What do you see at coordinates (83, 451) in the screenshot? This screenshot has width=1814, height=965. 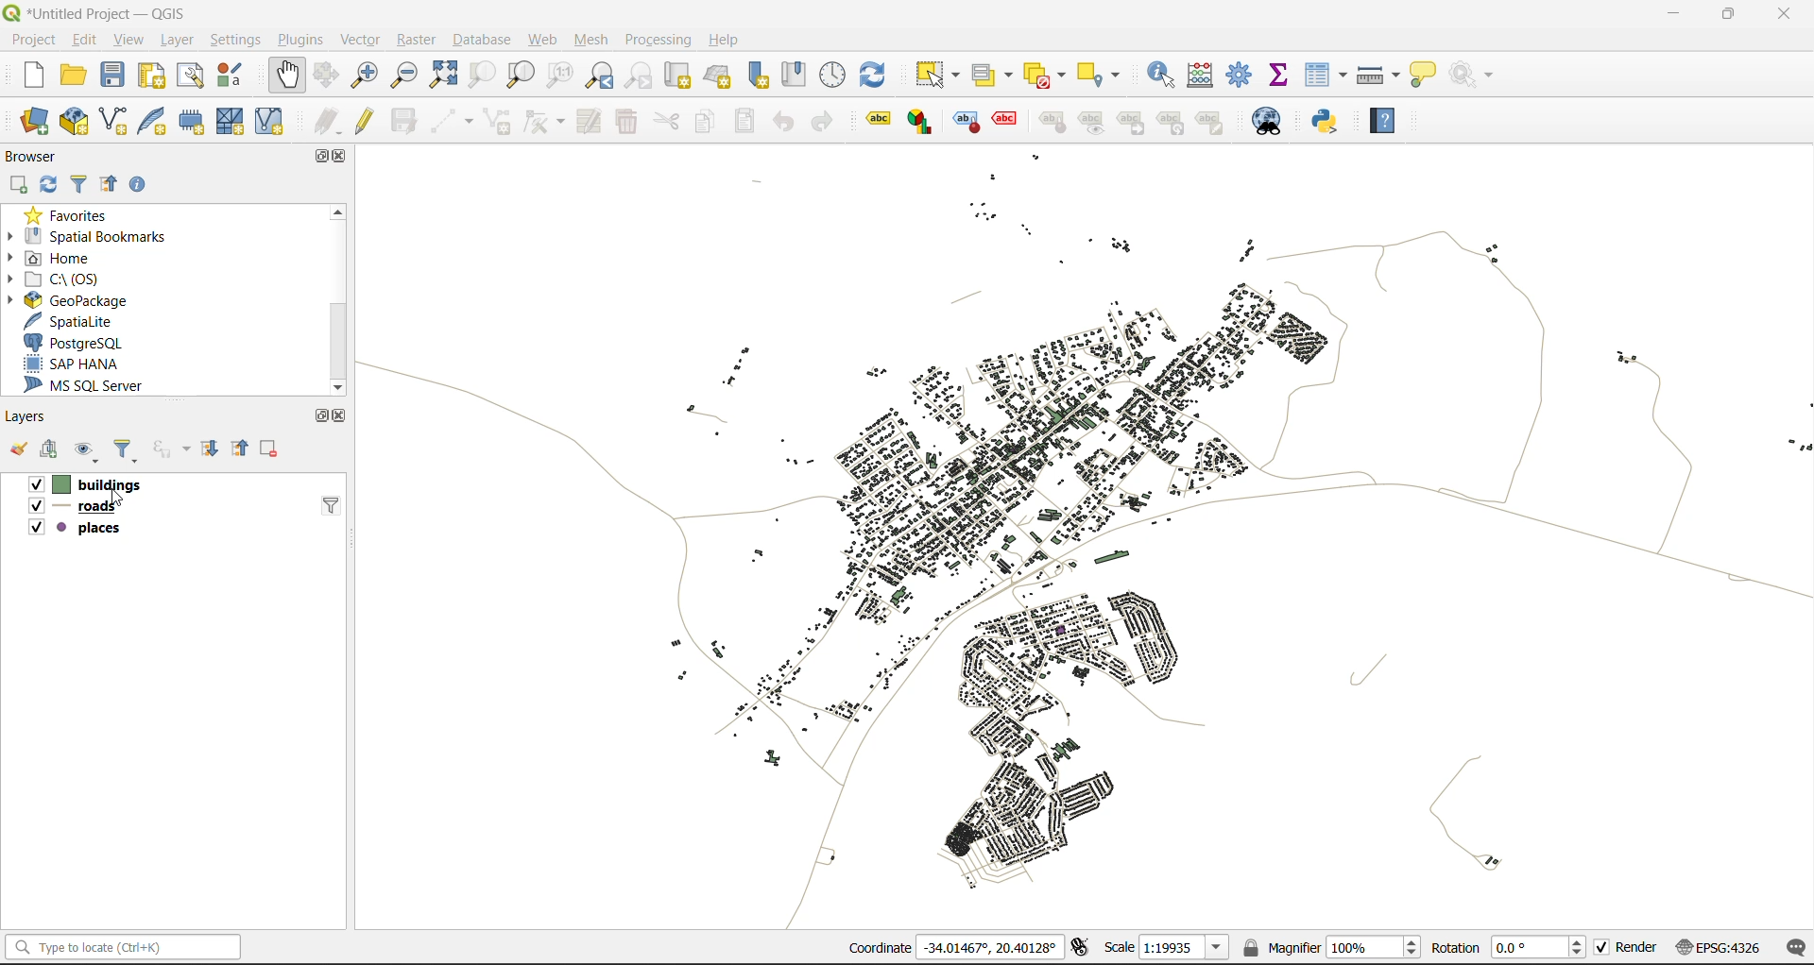 I see `manage map` at bounding box center [83, 451].